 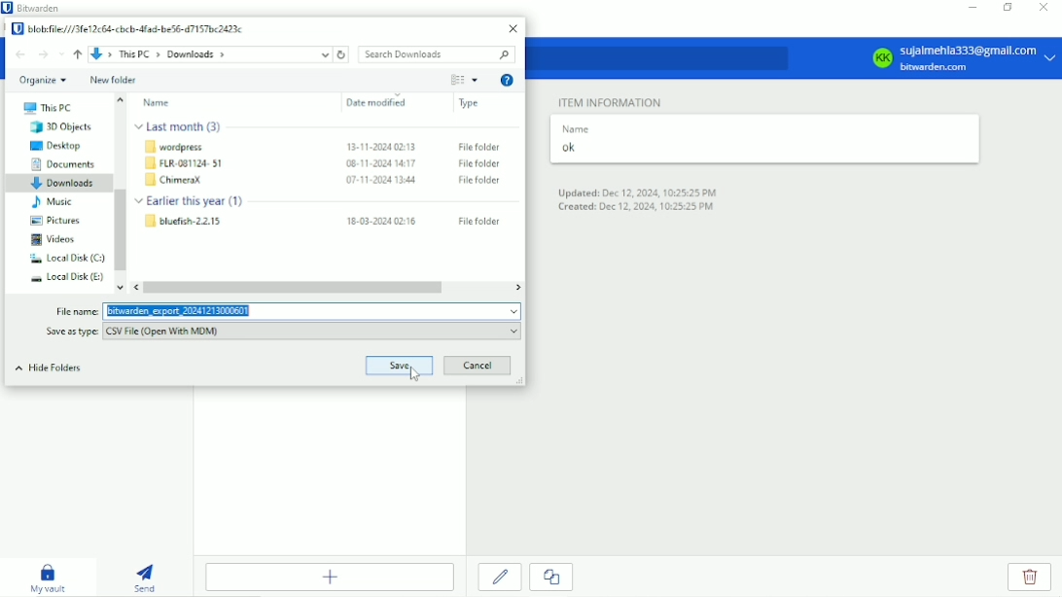 What do you see at coordinates (114, 80) in the screenshot?
I see `New folder` at bounding box center [114, 80].